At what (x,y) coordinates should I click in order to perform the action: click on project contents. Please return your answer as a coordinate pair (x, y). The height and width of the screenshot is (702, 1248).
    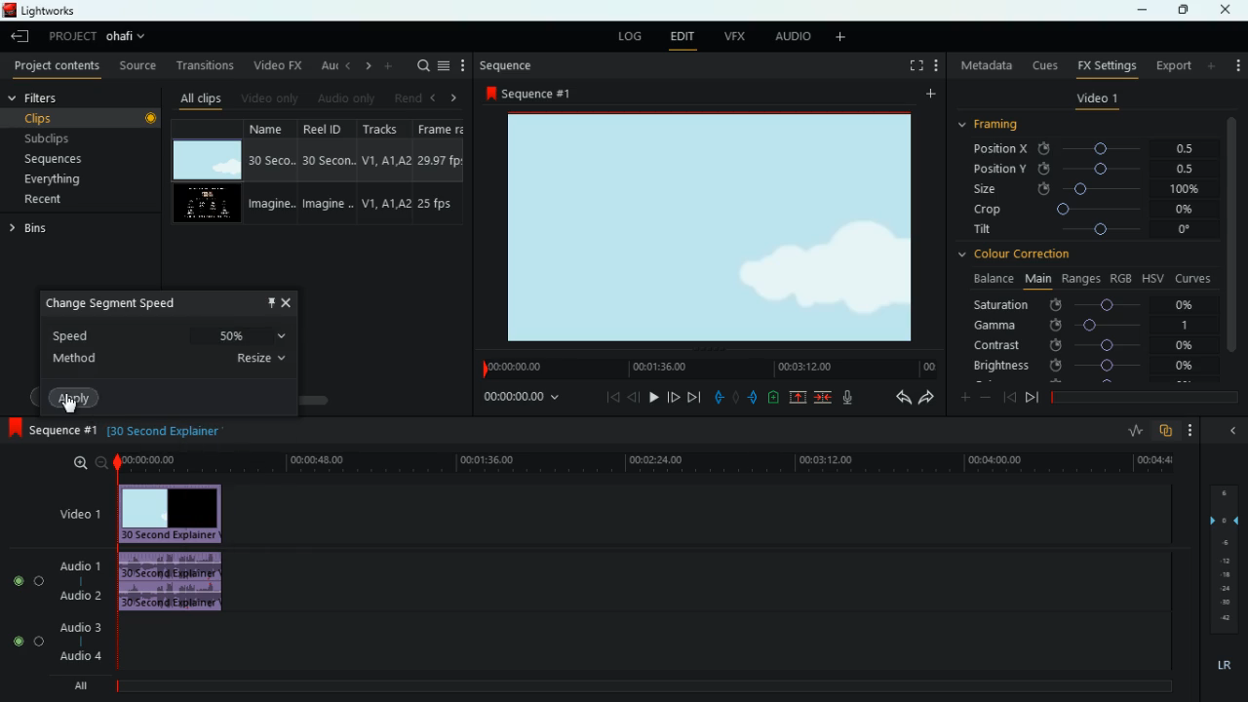
    Looking at the image, I should click on (55, 67).